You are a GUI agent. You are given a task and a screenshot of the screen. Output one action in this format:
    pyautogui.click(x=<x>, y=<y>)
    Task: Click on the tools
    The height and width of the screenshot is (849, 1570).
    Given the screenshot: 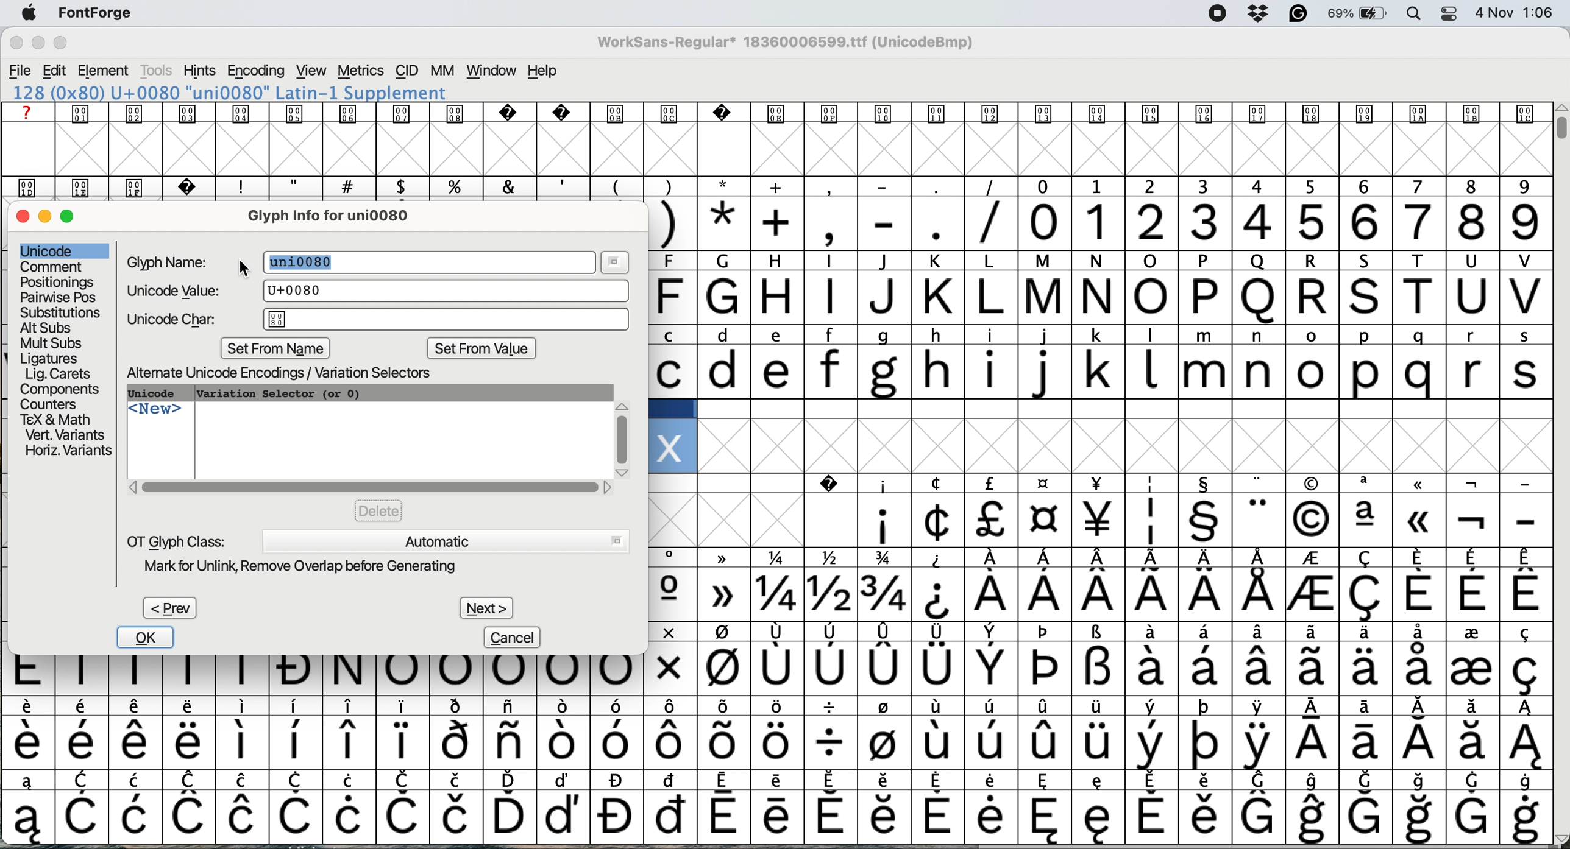 What is the action you would take?
    pyautogui.click(x=157, y=71)
    